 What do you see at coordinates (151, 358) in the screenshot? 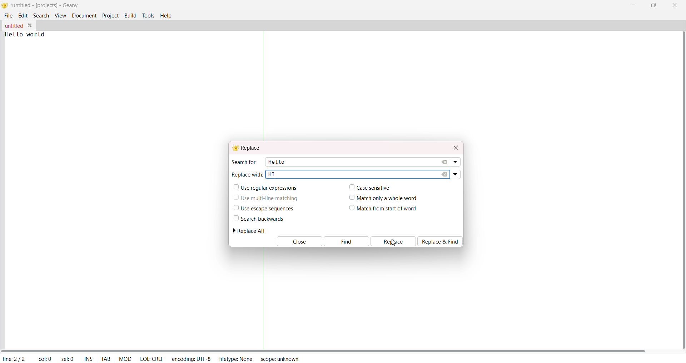
I see `EOL: CRLF` at bounding box center [151, 358].